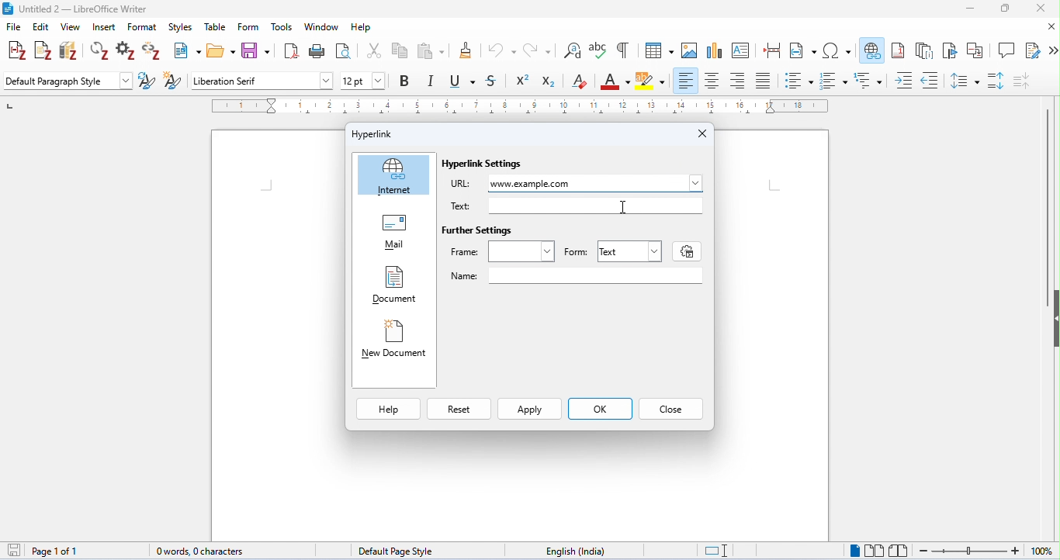 The width and height of the screenshot is (1060, 560). I want to click on toggle print preview, so click(344, 50).